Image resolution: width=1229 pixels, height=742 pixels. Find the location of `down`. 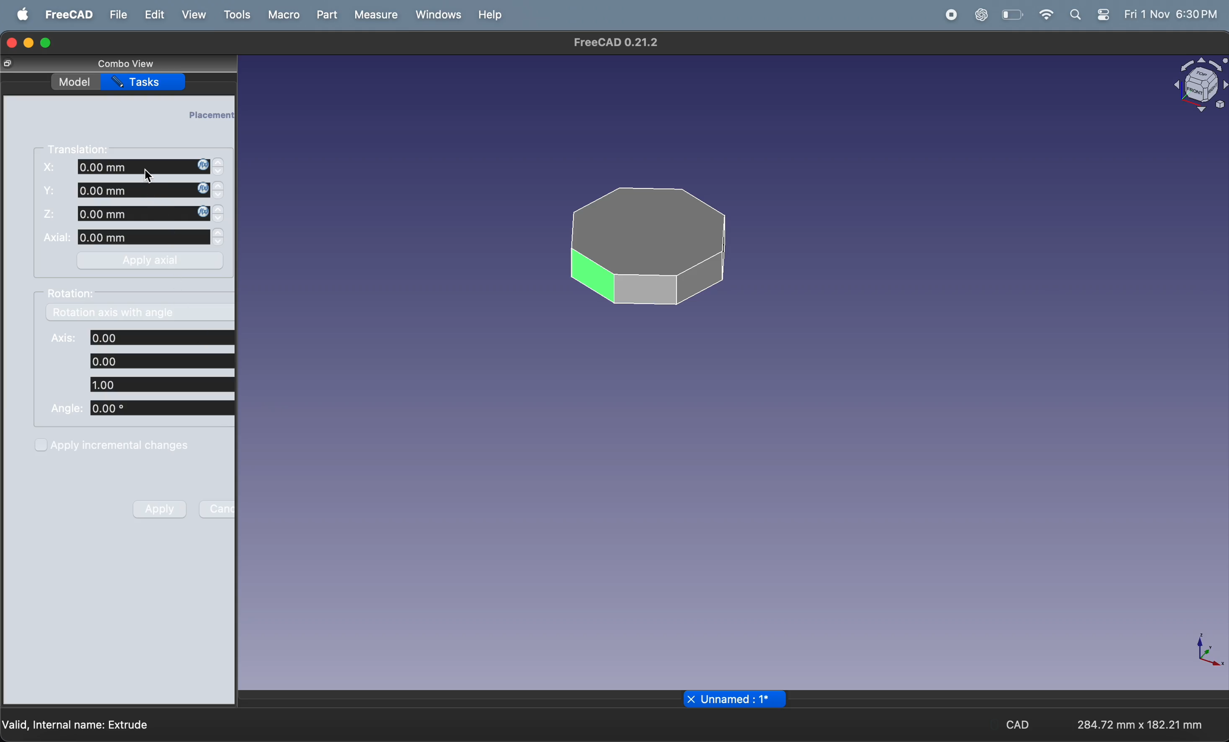

down is located at coordinates (219, 243).